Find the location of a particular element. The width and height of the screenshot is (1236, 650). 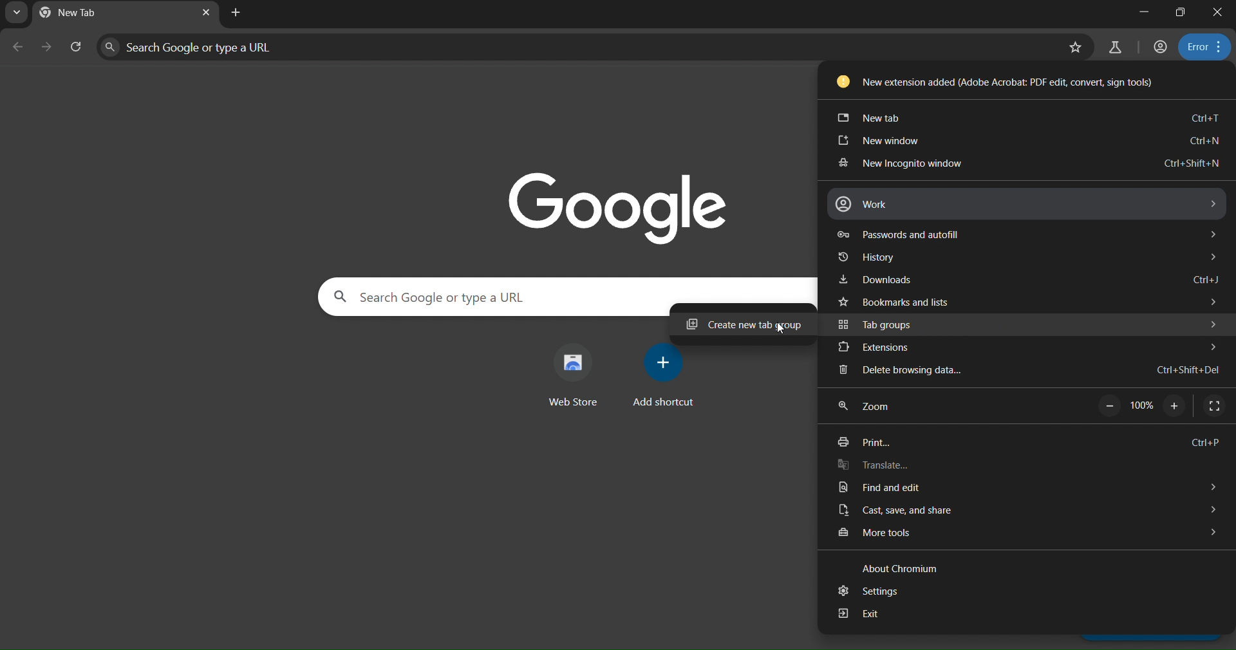

search labs is located at coordinates (1115, 48).